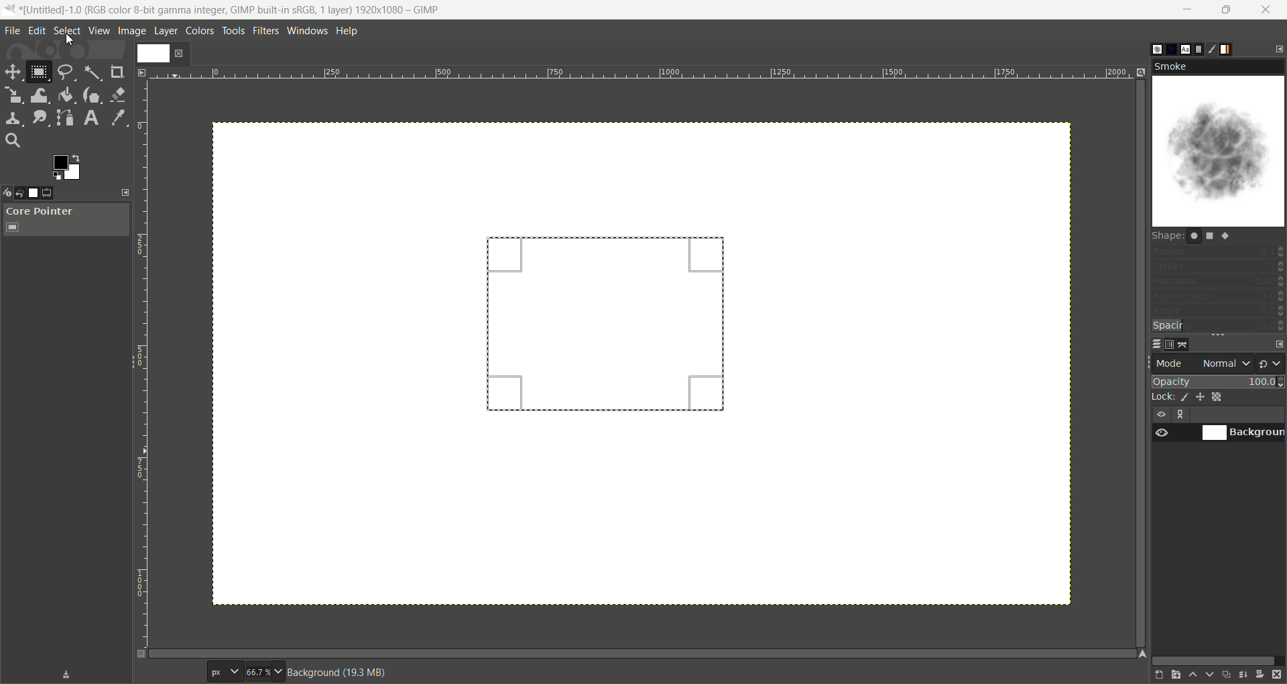 This screenshot has height=684, width=1287. Describe the element at coordinates (1155, 50) in the screenshot. I see `brush` at that location.